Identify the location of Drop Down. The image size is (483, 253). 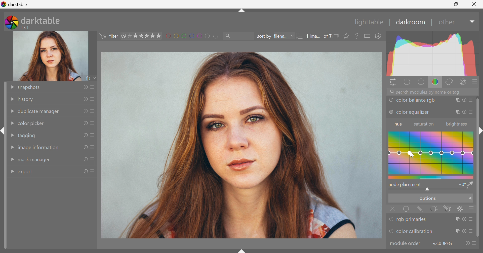
(12, 98).